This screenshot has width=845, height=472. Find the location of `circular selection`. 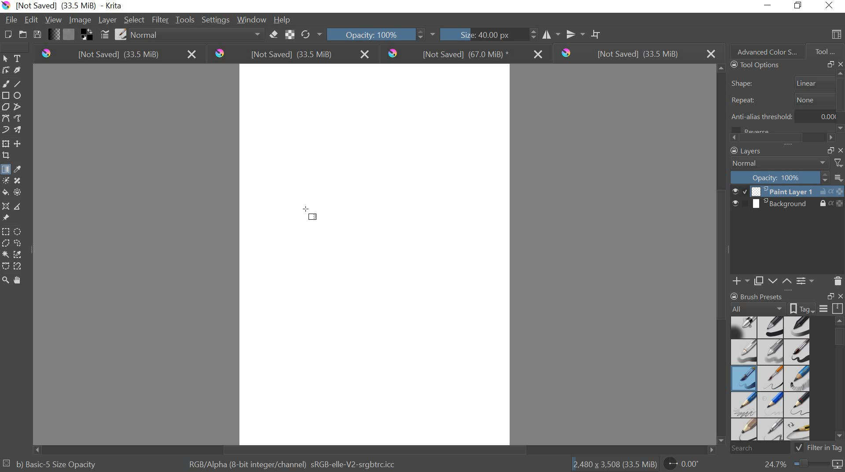

circular selection is located at coordinates (20, 231).